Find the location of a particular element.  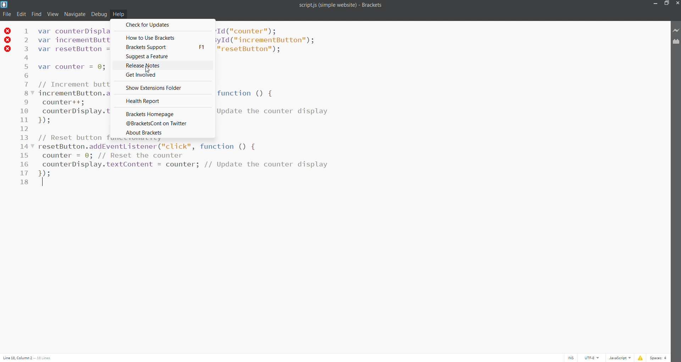

text pointer is located at coordinates (43, 183).